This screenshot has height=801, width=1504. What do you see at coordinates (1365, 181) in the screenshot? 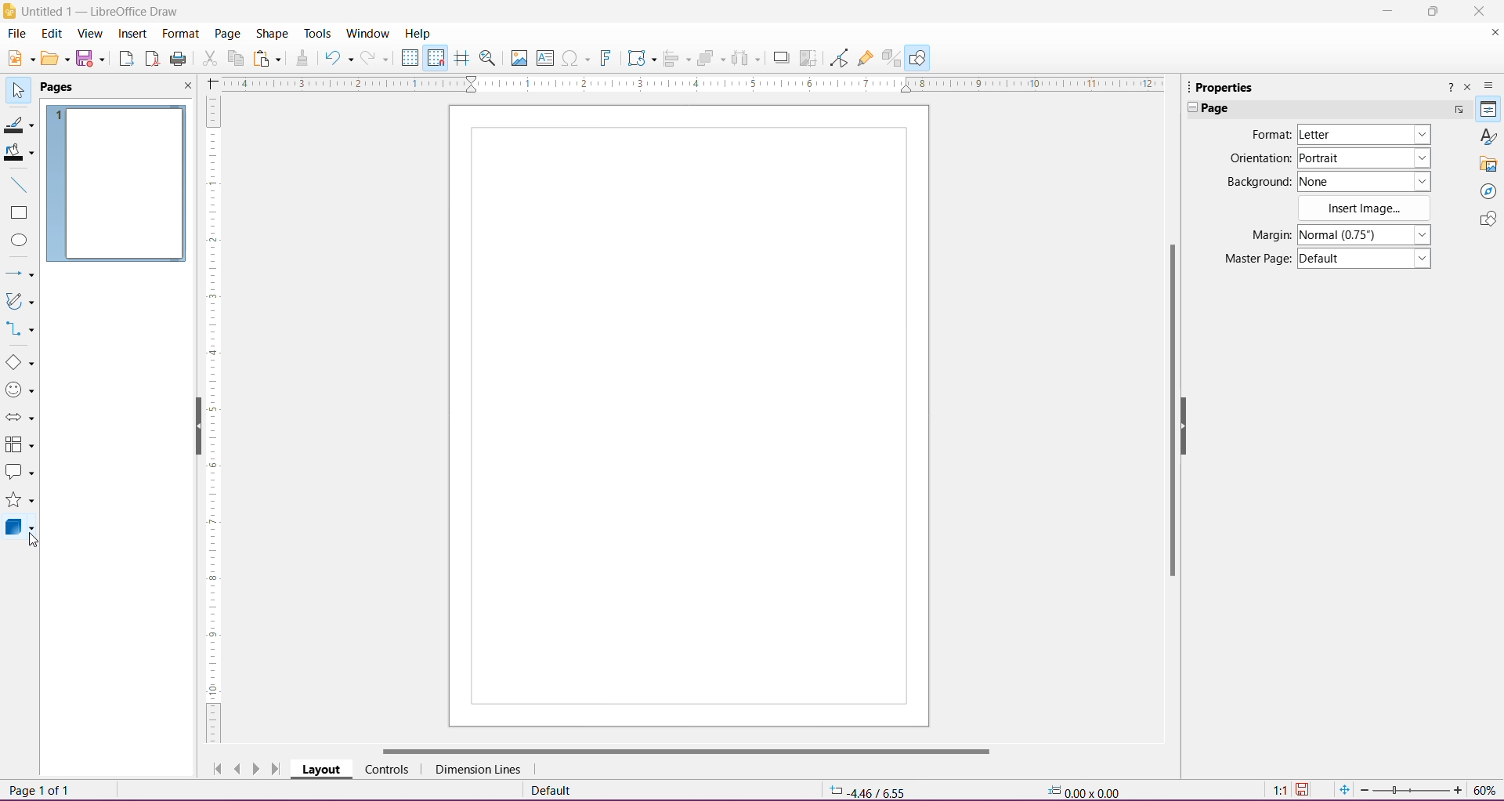
I see `Set page background` at bounding box center [1365, 181].